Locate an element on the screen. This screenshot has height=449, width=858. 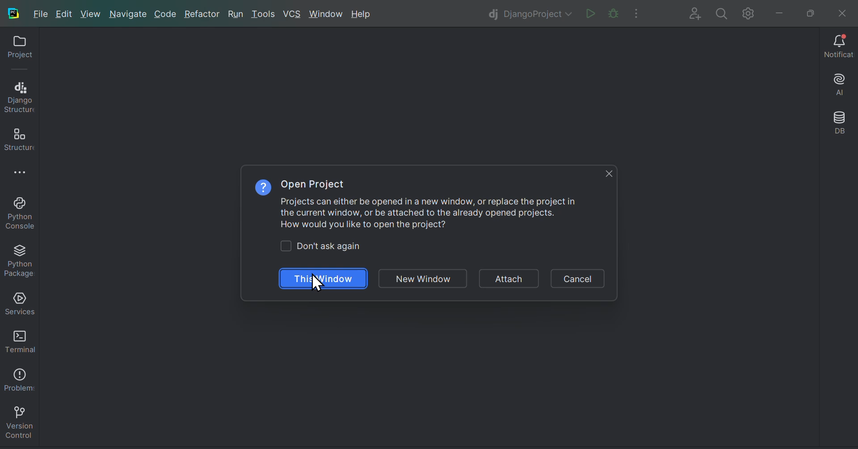
Run is located at coordinates (234, 13).